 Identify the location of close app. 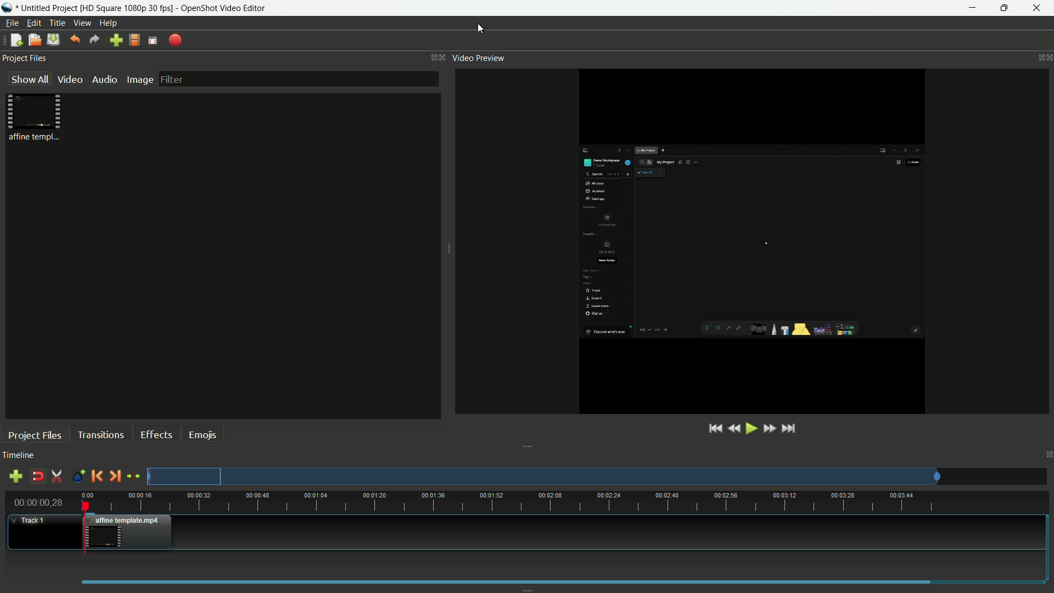
(1041, 8).